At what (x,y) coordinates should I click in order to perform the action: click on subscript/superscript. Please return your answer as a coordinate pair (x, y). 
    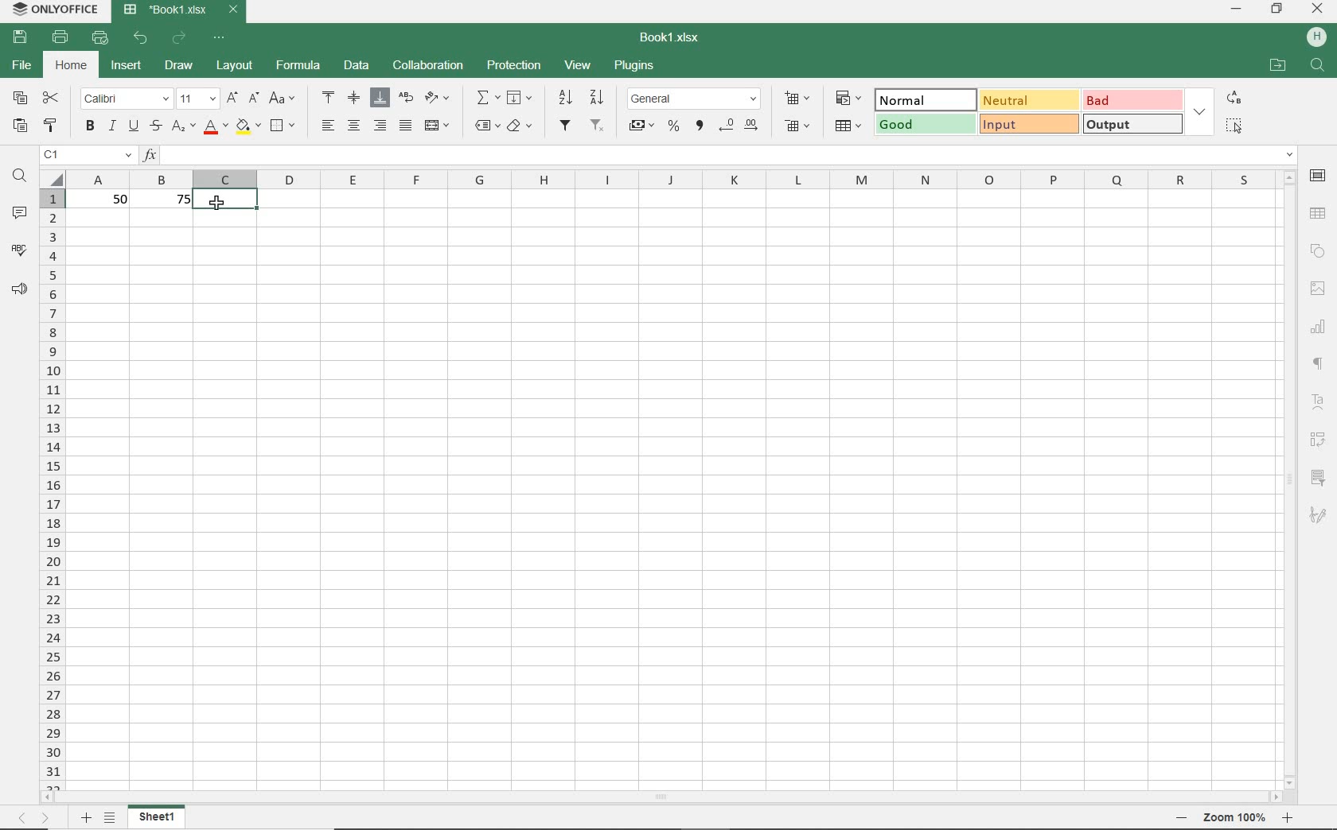
    Looking at the image, I should click on (183, 126).